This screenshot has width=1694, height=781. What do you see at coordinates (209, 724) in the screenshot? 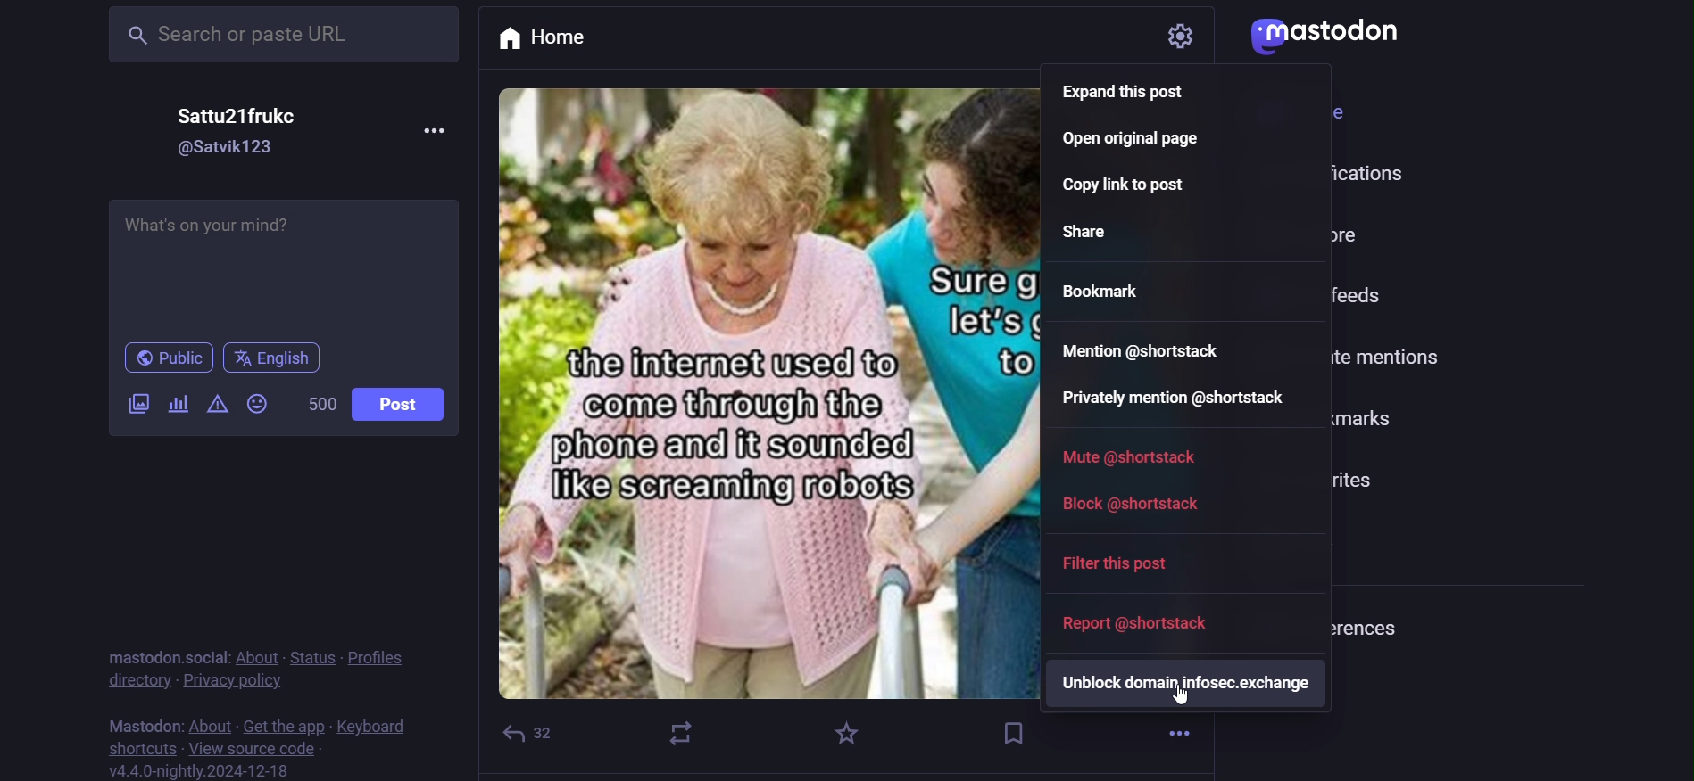
I see `about` at bounding box center [209, 724].